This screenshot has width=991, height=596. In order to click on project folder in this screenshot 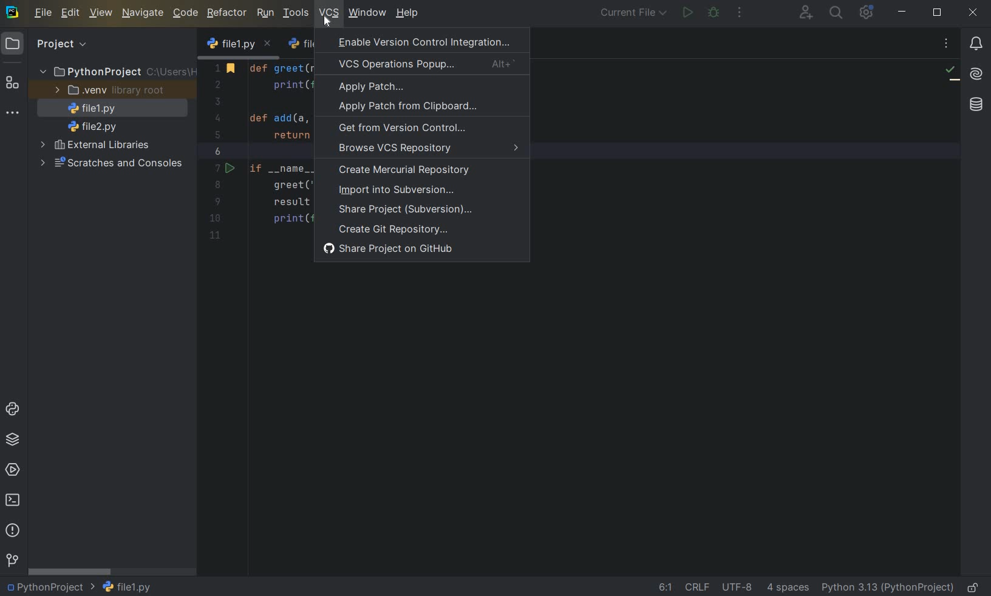, I will do `click(116, 72)`.